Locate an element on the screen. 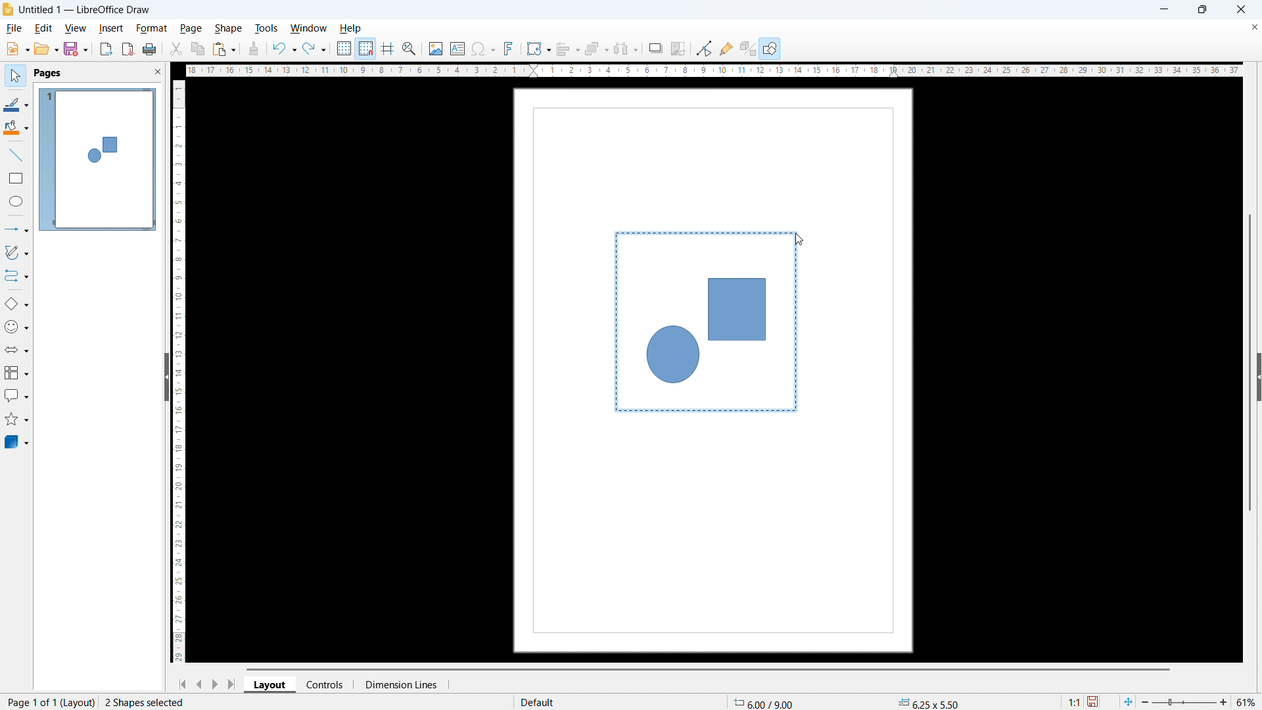 The image size is (1262, 710). elipse is located at coordinates (17, 201).